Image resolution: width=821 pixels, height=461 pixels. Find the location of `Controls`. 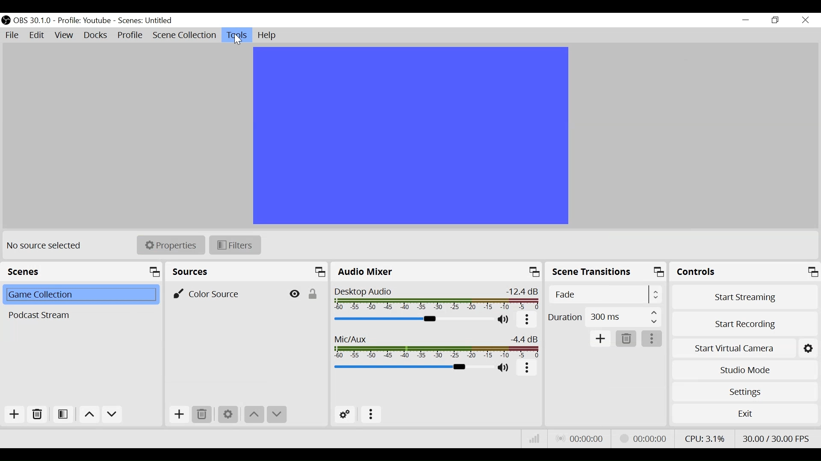

Controls is located at coordinates (744, 272).